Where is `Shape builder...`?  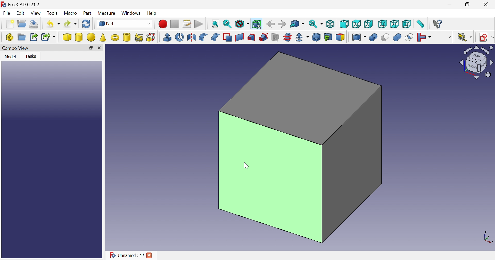 Shape builder... is located at coordinates (151, 37).